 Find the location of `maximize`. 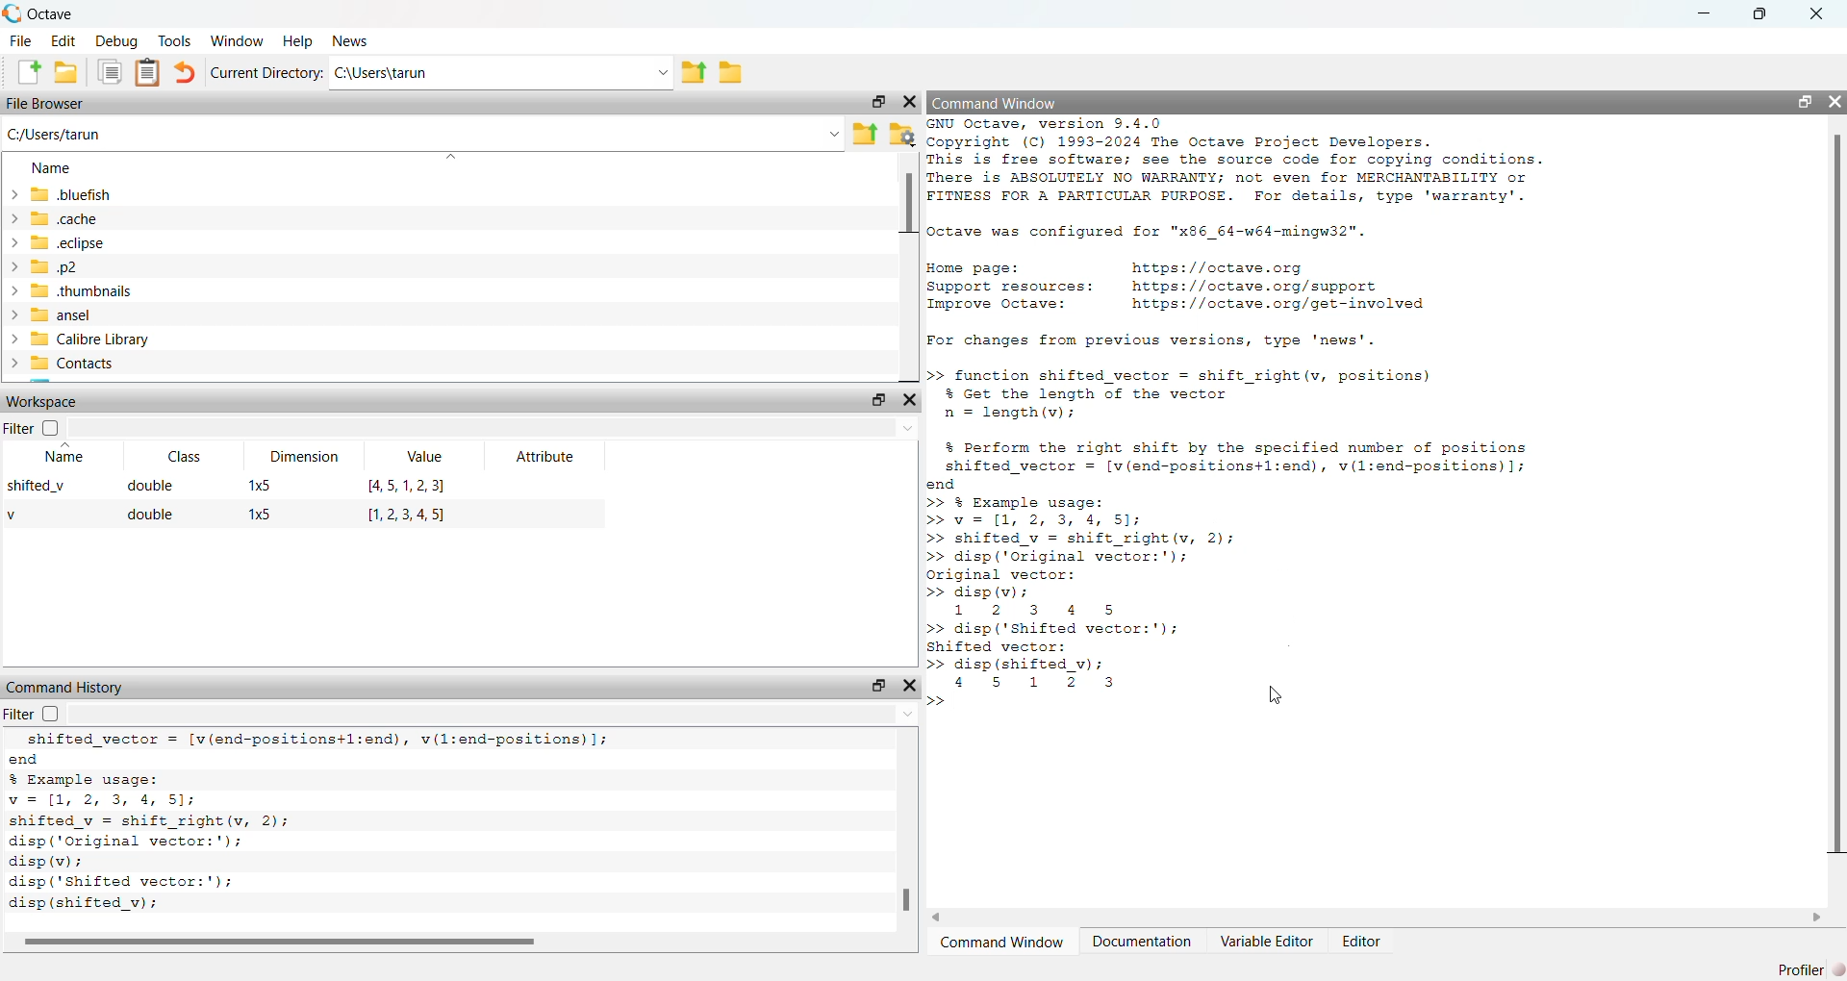

maximize is located at coordinates (1766, 13).